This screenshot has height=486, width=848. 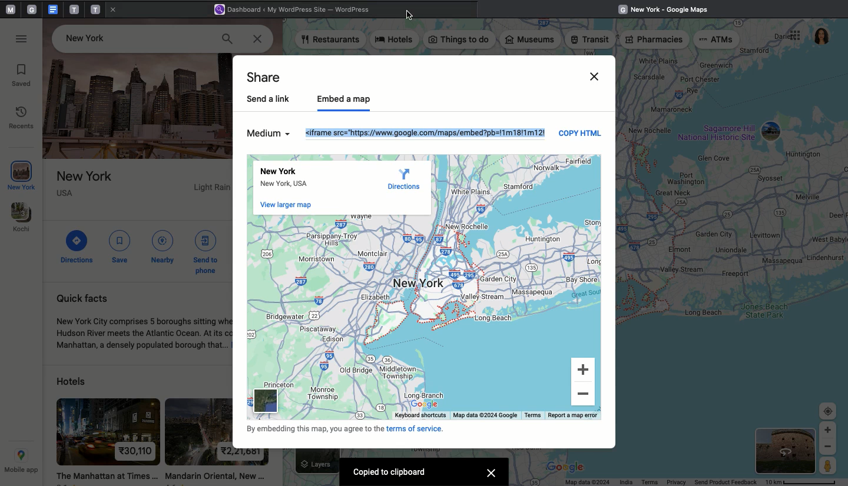 I want to click on google doc, so click(x=52, y=9).